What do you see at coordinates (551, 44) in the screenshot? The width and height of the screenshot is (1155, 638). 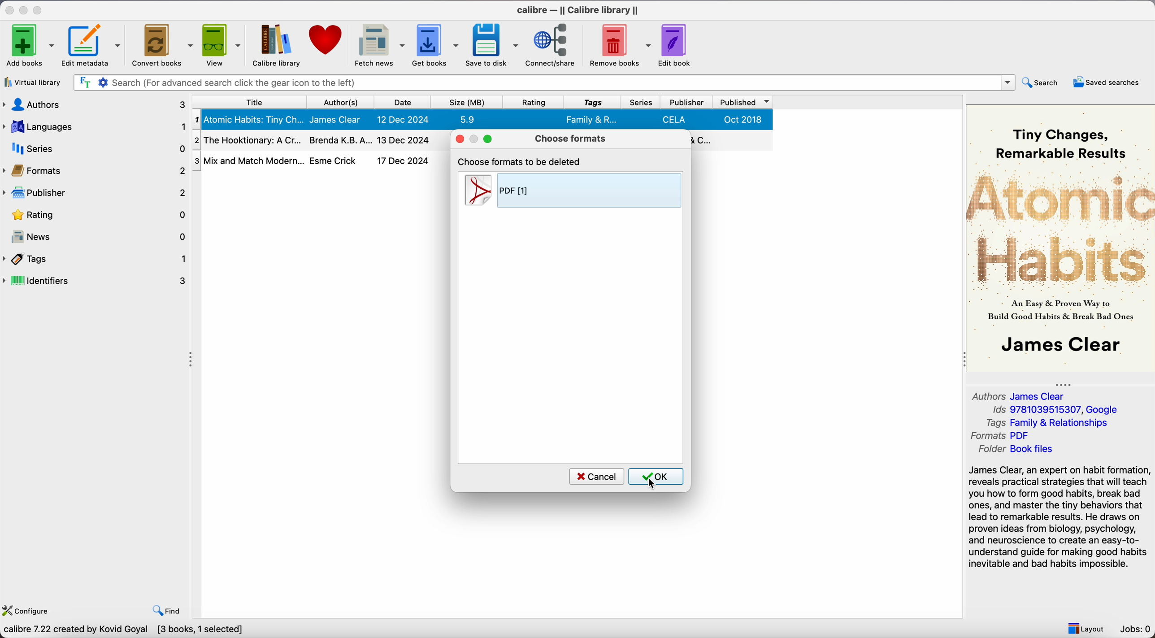 I see `connect/share` at bounding box center [551, 44].